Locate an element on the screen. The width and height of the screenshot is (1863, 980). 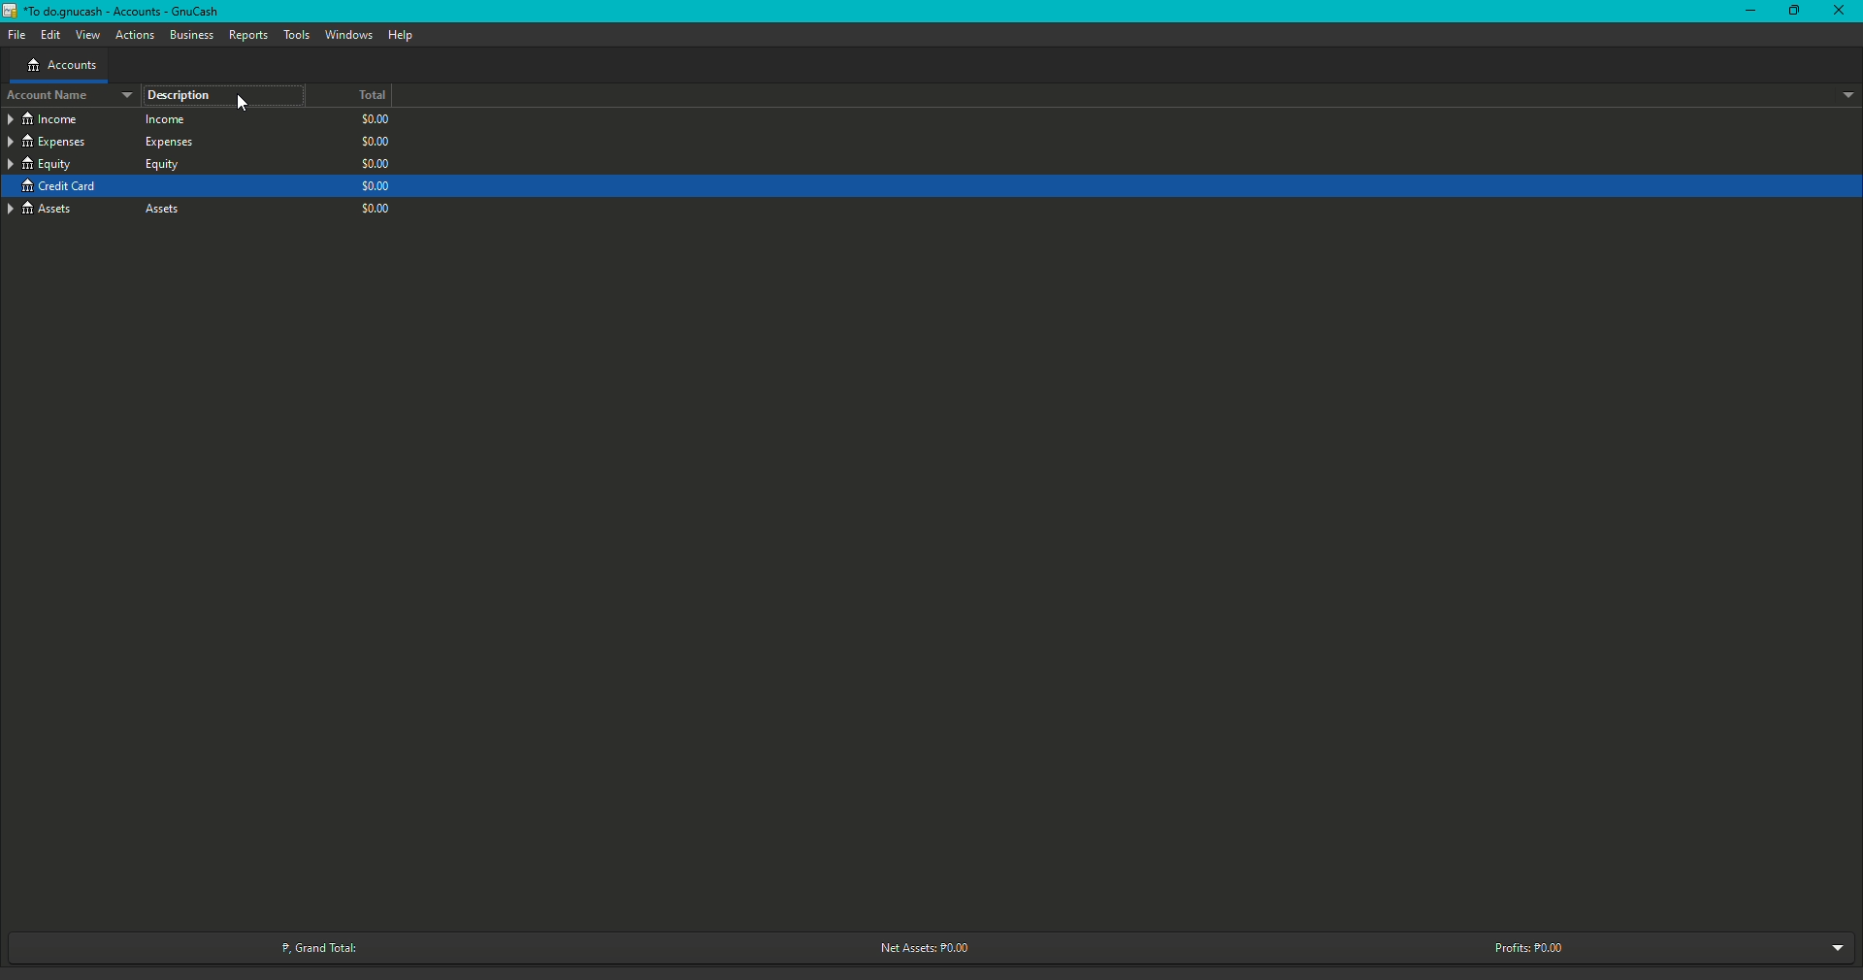
Net Assets is located at coordinates (928, 948).